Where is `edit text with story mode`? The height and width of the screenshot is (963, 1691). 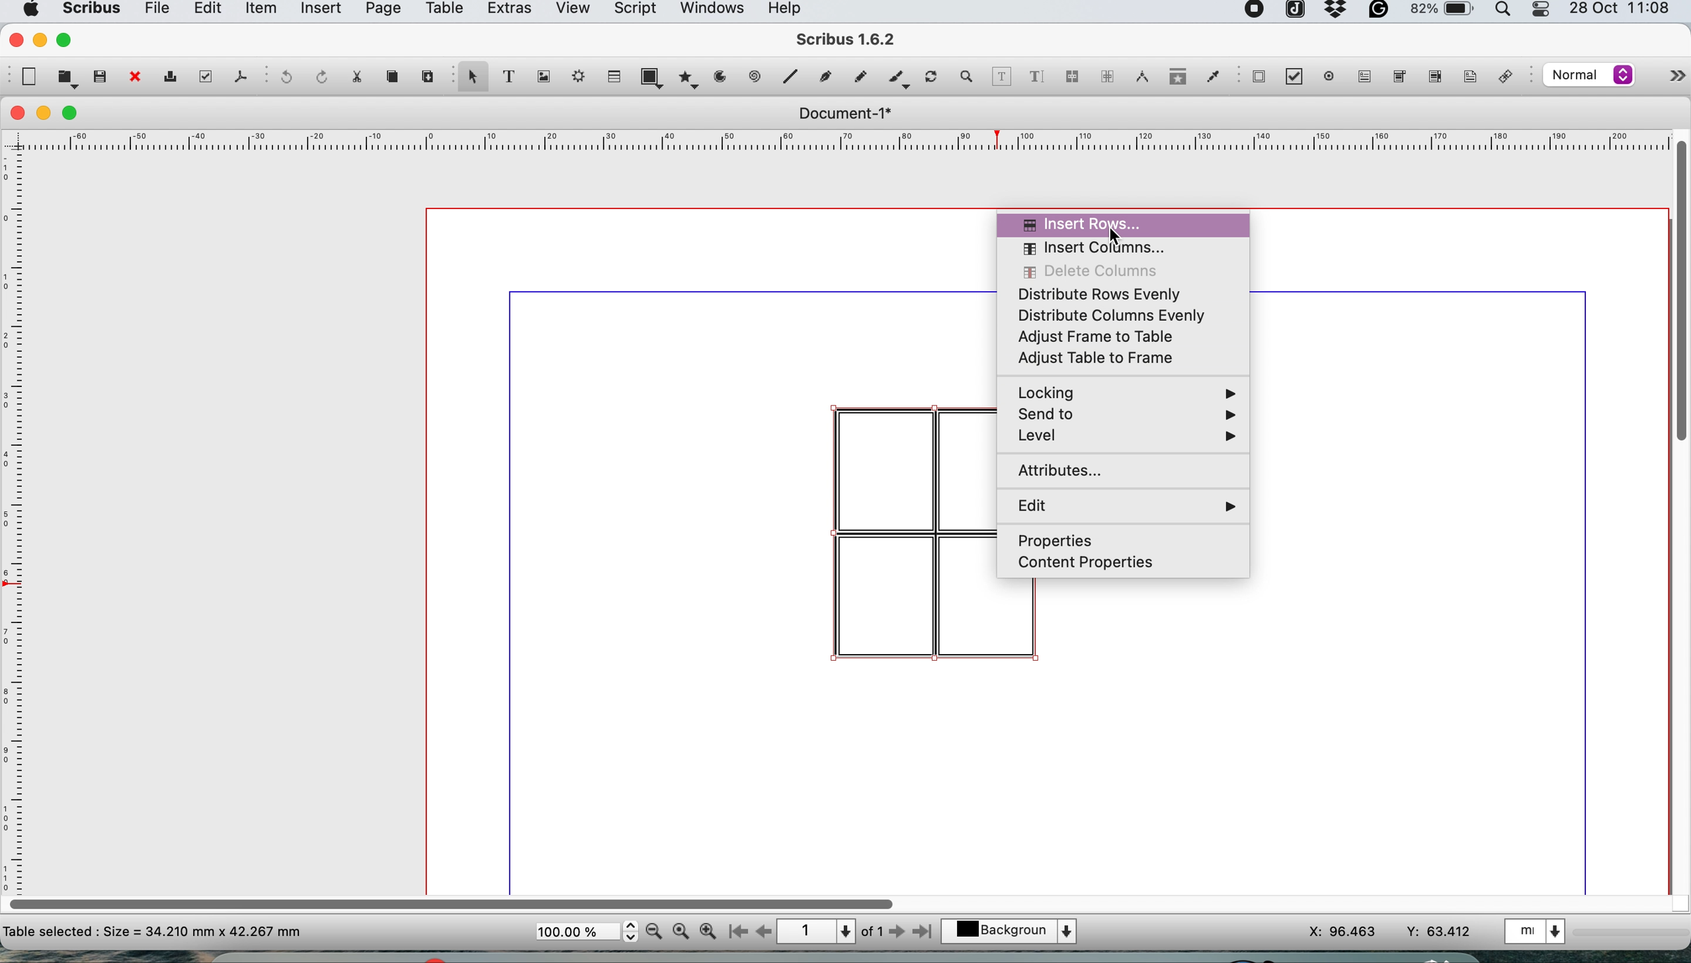
edit text with story mode is located at coordinates (1036, 78).